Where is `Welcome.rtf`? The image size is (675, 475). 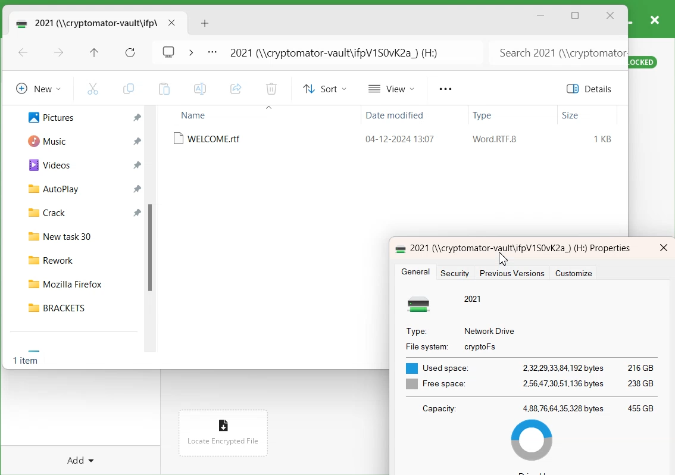 Welcome.rtf is located at coordinates (210, 139).